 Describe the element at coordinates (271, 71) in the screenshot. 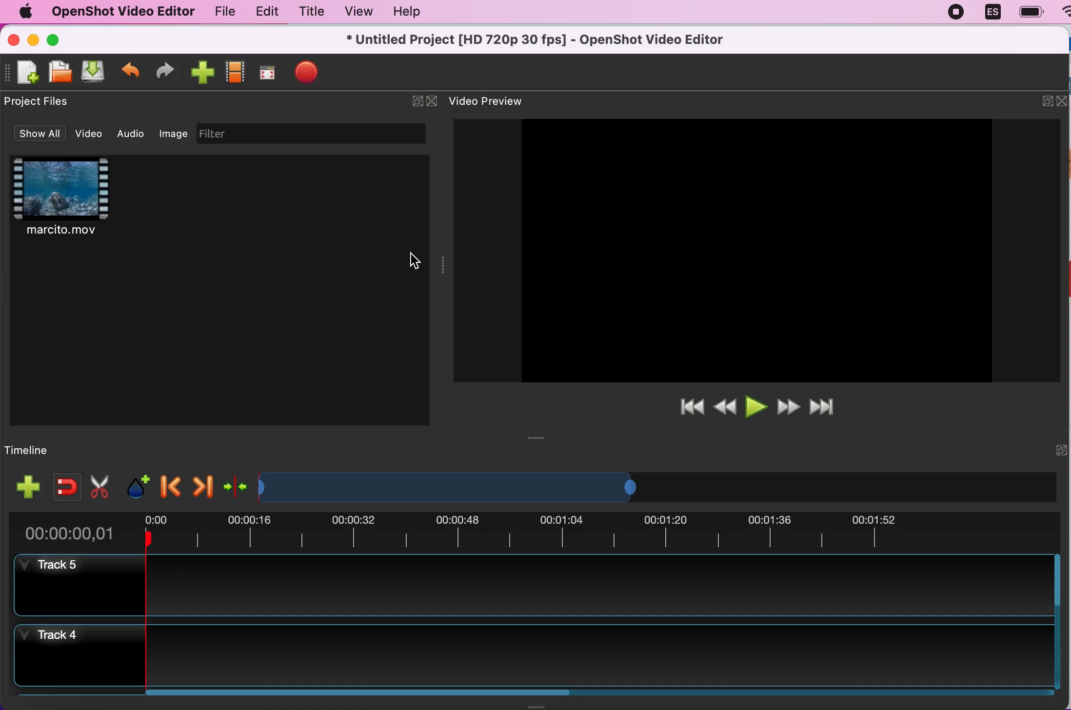

I see `full screen` at that location.